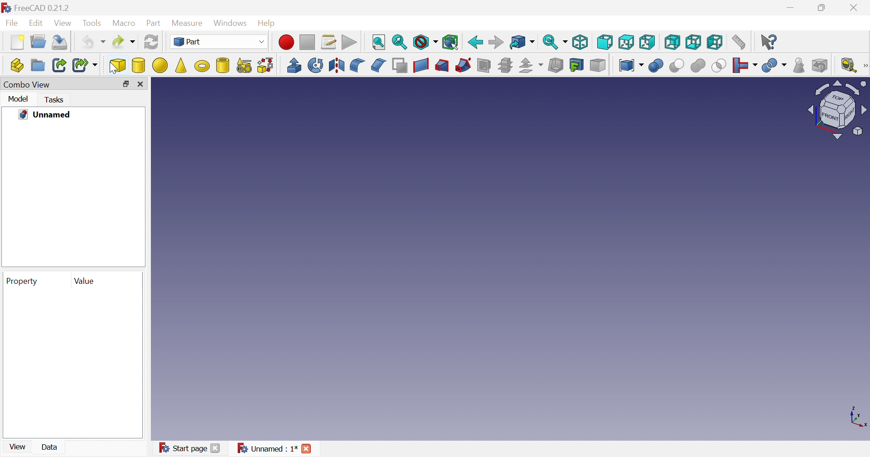 This screenshot has height=457, width=870. Describe the element at coordinates (625, 43) in the screenshot. I see `Top` at that location.